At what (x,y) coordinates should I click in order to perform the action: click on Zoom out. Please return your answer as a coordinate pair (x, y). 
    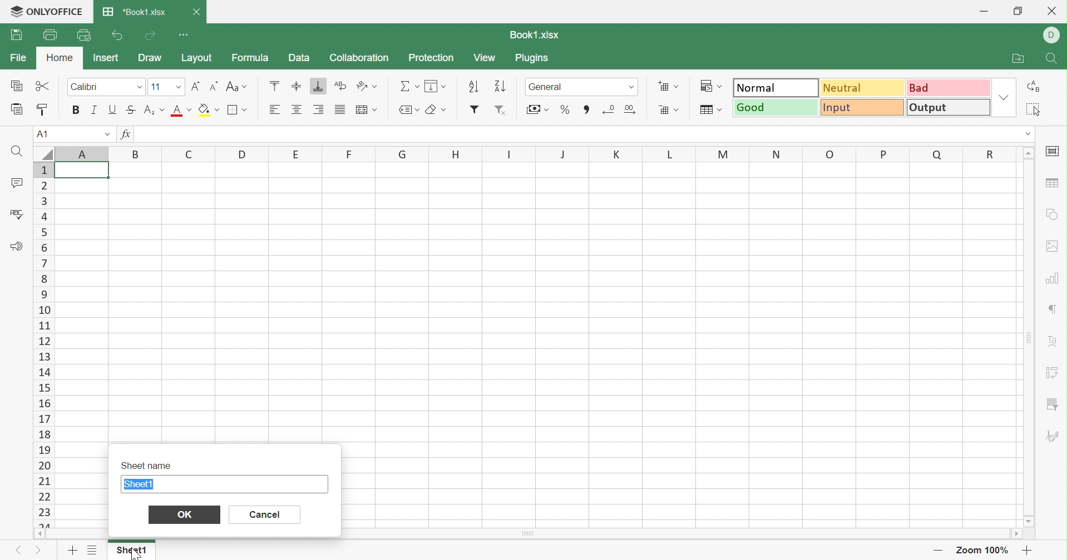
    Looking at the image, I should click on (938, 549).